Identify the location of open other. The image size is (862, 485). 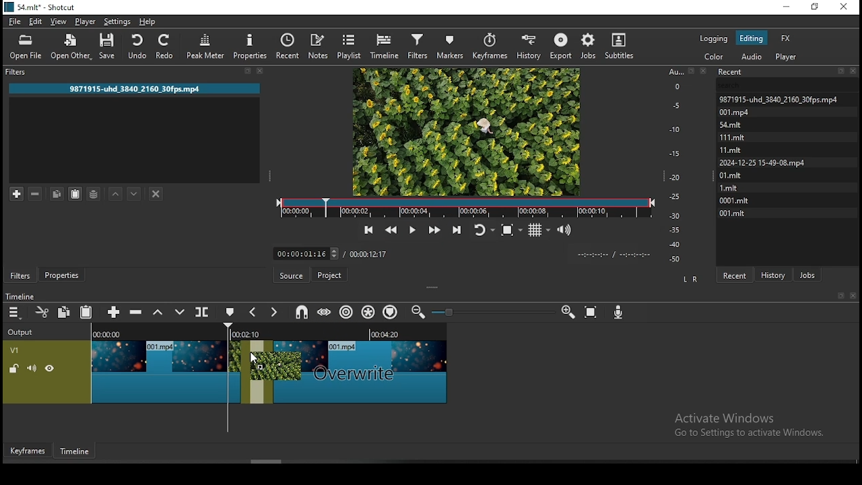
(72, 48).